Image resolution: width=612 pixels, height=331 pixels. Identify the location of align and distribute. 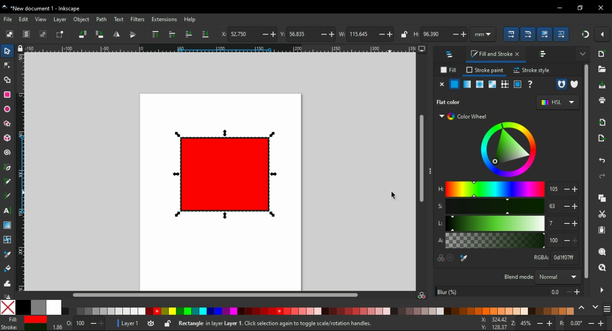
(544, 55).